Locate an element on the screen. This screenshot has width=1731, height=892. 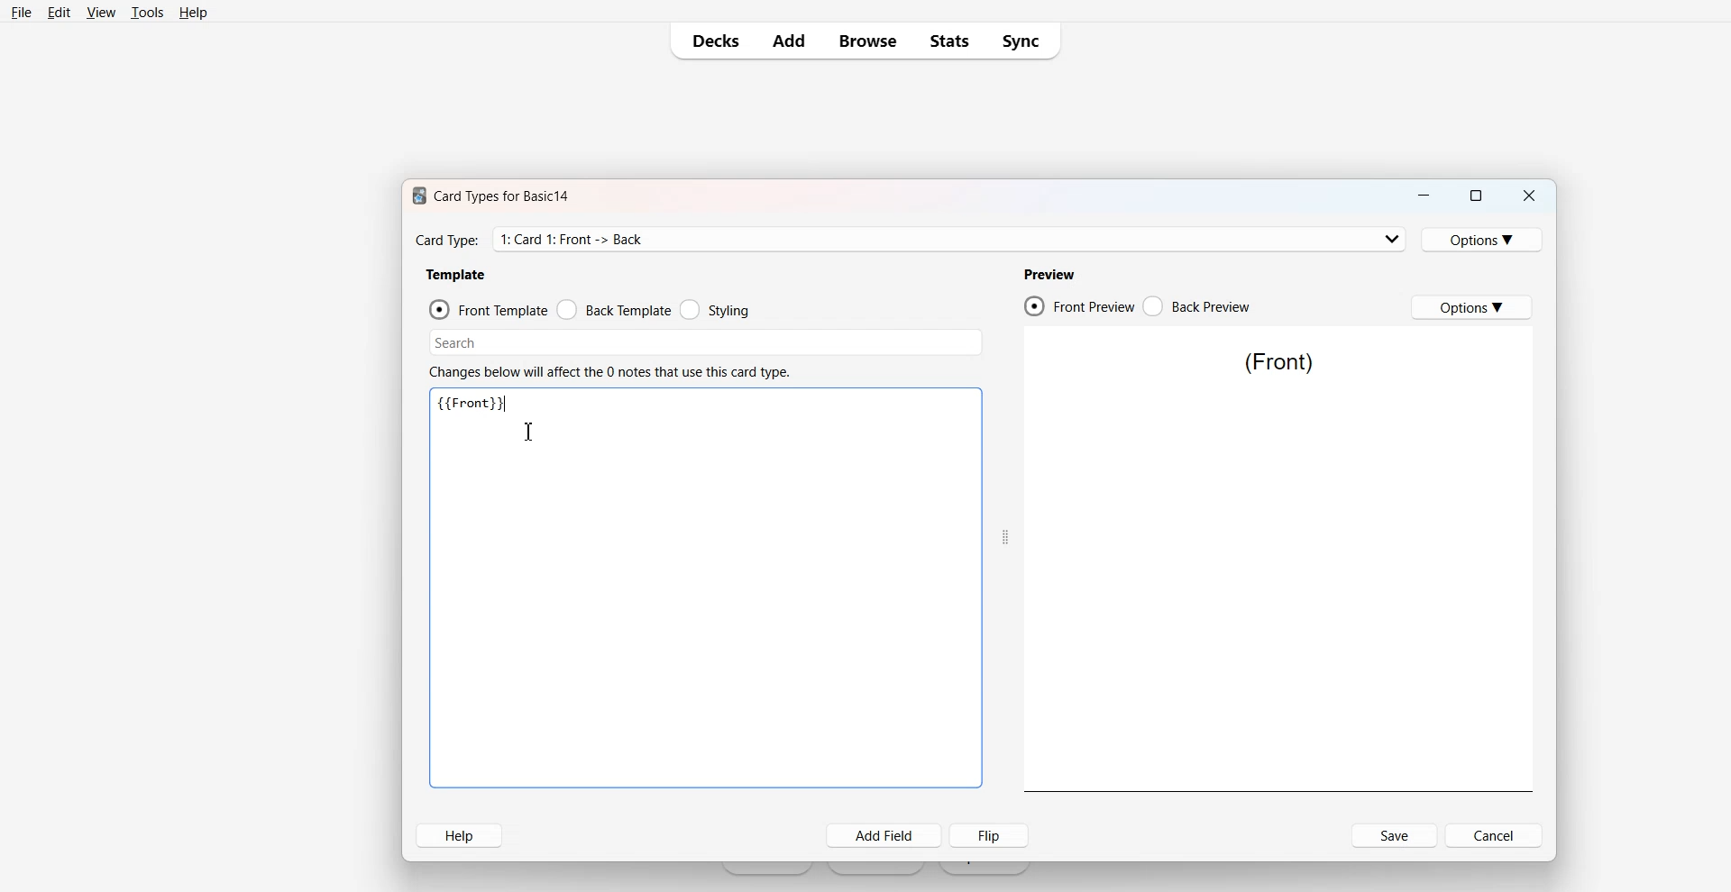
Maximize is located at coordinates (1477, 196).